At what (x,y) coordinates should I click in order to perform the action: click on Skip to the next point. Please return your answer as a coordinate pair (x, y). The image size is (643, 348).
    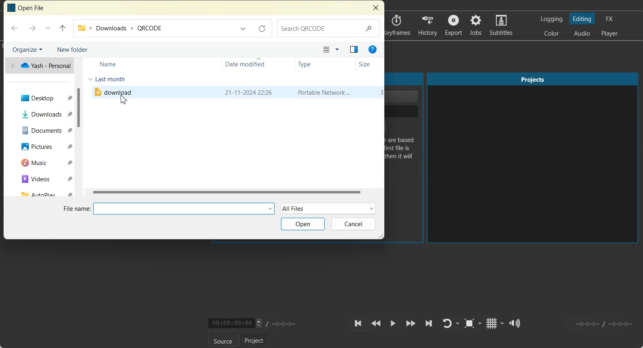
    Looking at the image, I should click on (428, 323).